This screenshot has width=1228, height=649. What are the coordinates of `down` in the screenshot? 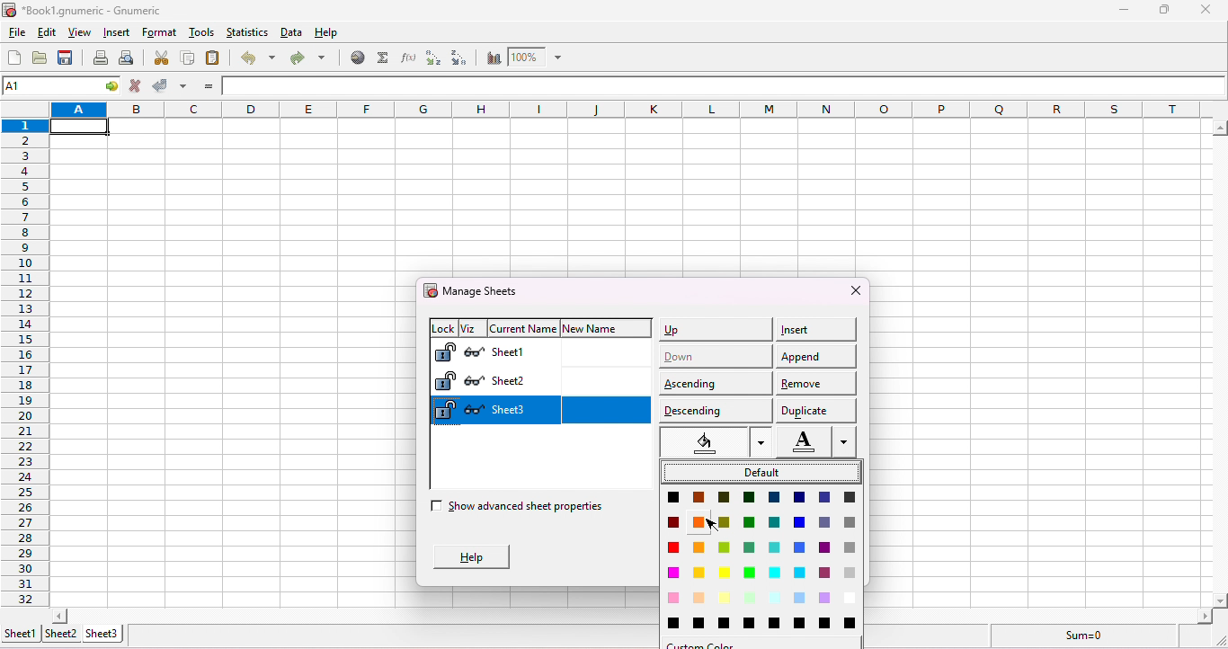 It's located at (714, 353).